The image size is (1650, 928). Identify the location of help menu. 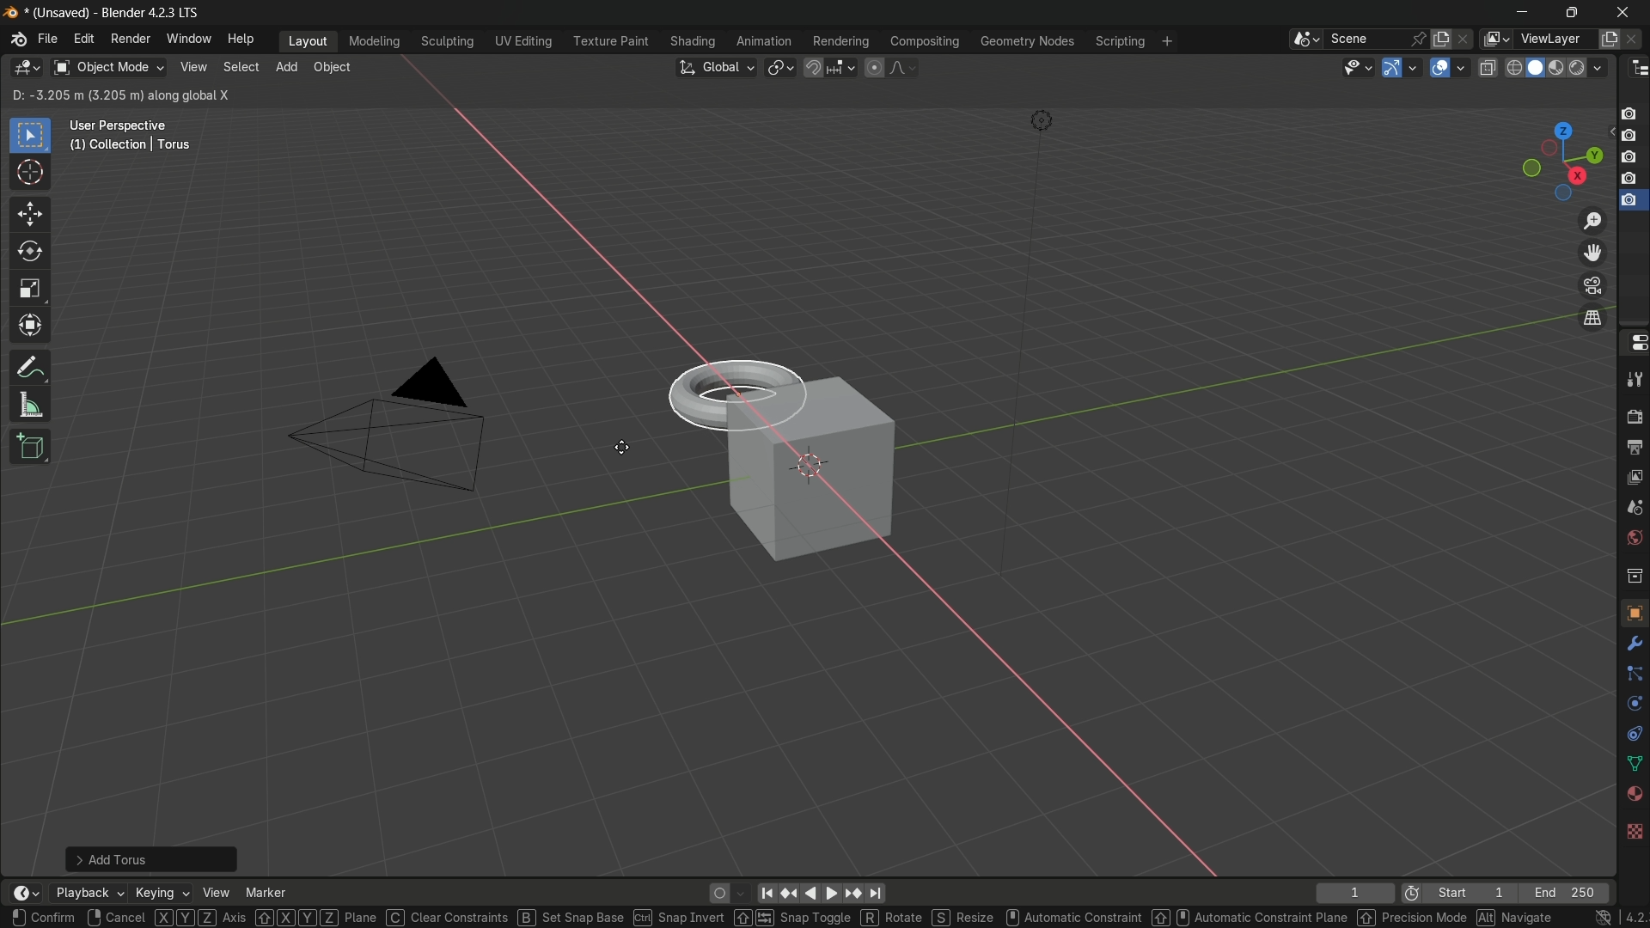
(243, 40).